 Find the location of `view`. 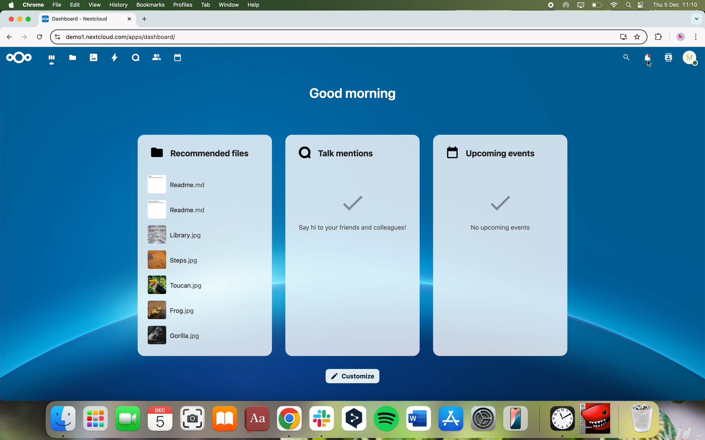

view is located at coordinates (94, 5).